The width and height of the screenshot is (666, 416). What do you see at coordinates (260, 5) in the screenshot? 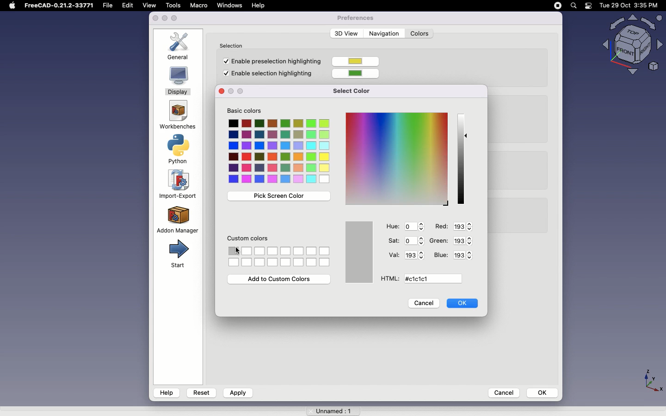
I see `Help` at bounding box center [260, 5].